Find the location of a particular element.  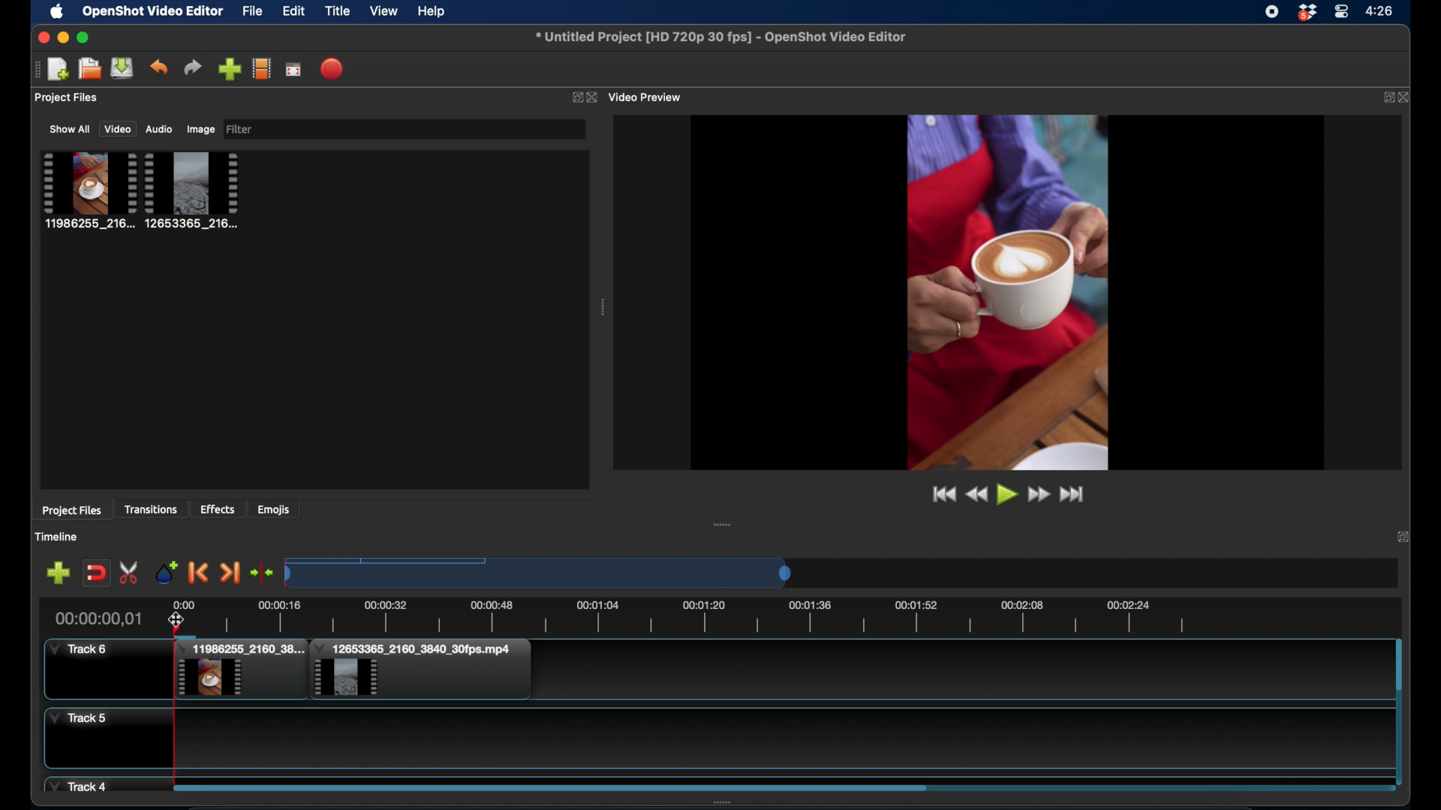

redo is located at coordinates (193, 67).